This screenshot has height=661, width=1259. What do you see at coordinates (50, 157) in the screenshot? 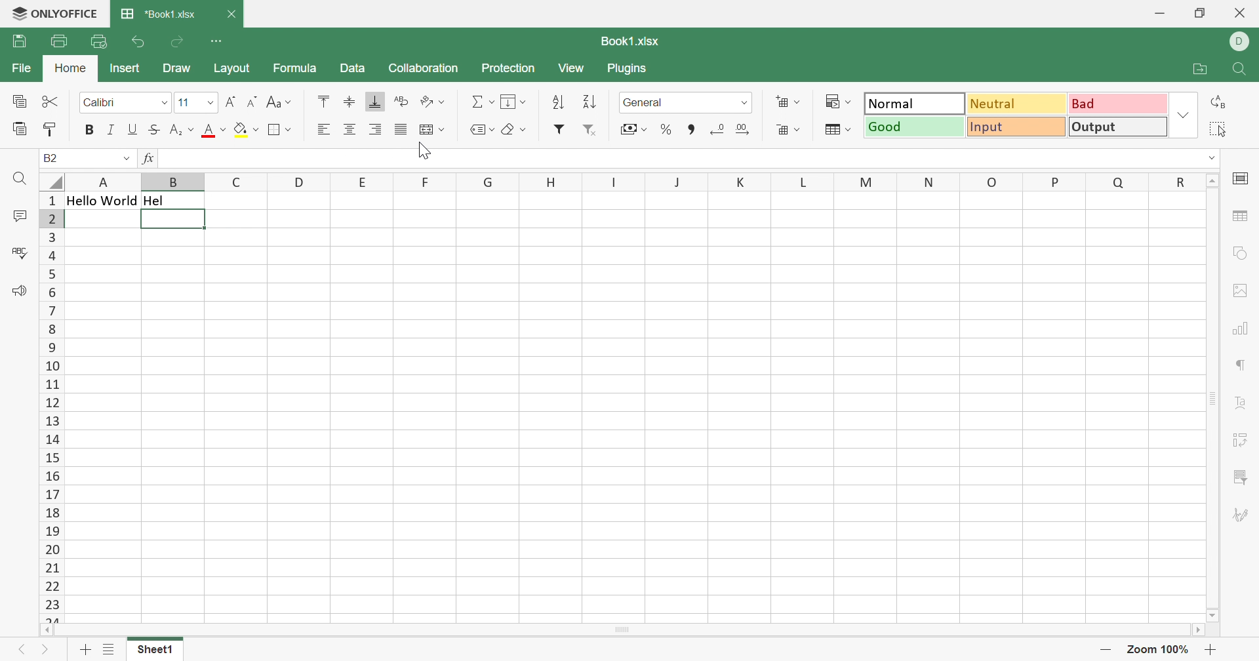
I see `B2` at bounding box center [50, 157].